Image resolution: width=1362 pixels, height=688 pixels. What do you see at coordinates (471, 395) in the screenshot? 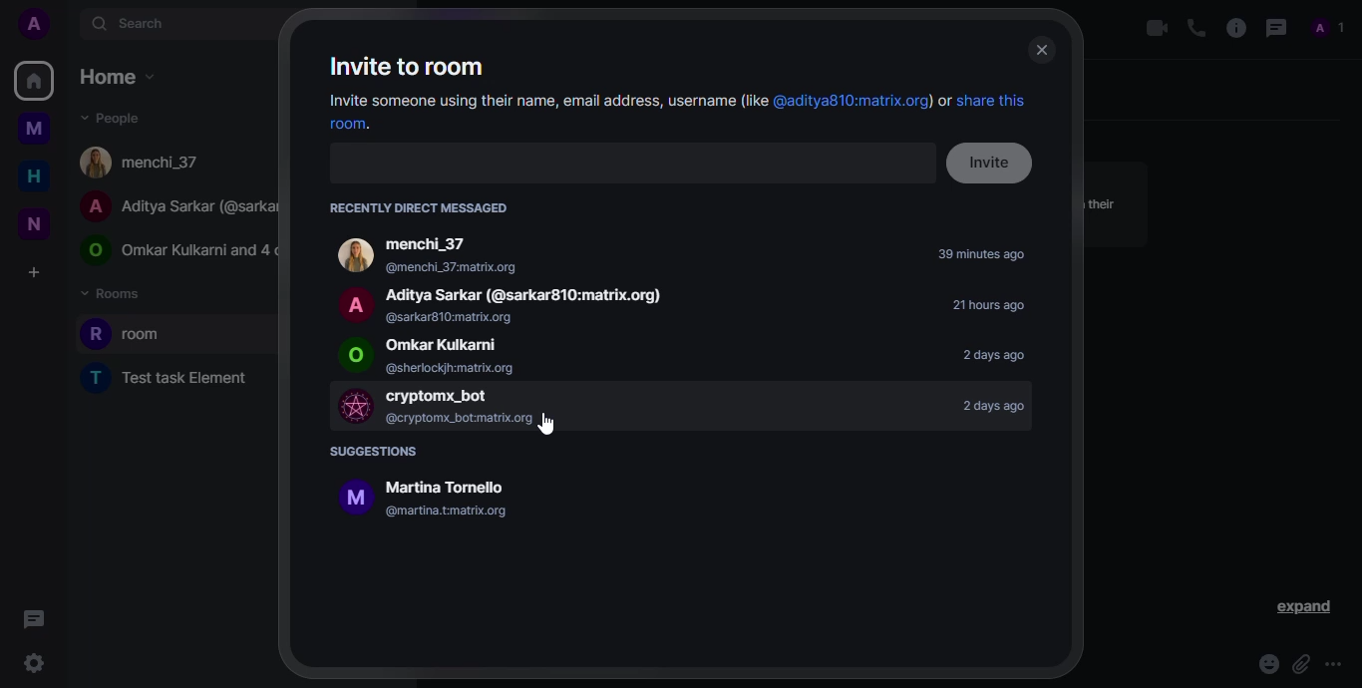
I see `cryptomx_bot` at bounding box center [471, 395].